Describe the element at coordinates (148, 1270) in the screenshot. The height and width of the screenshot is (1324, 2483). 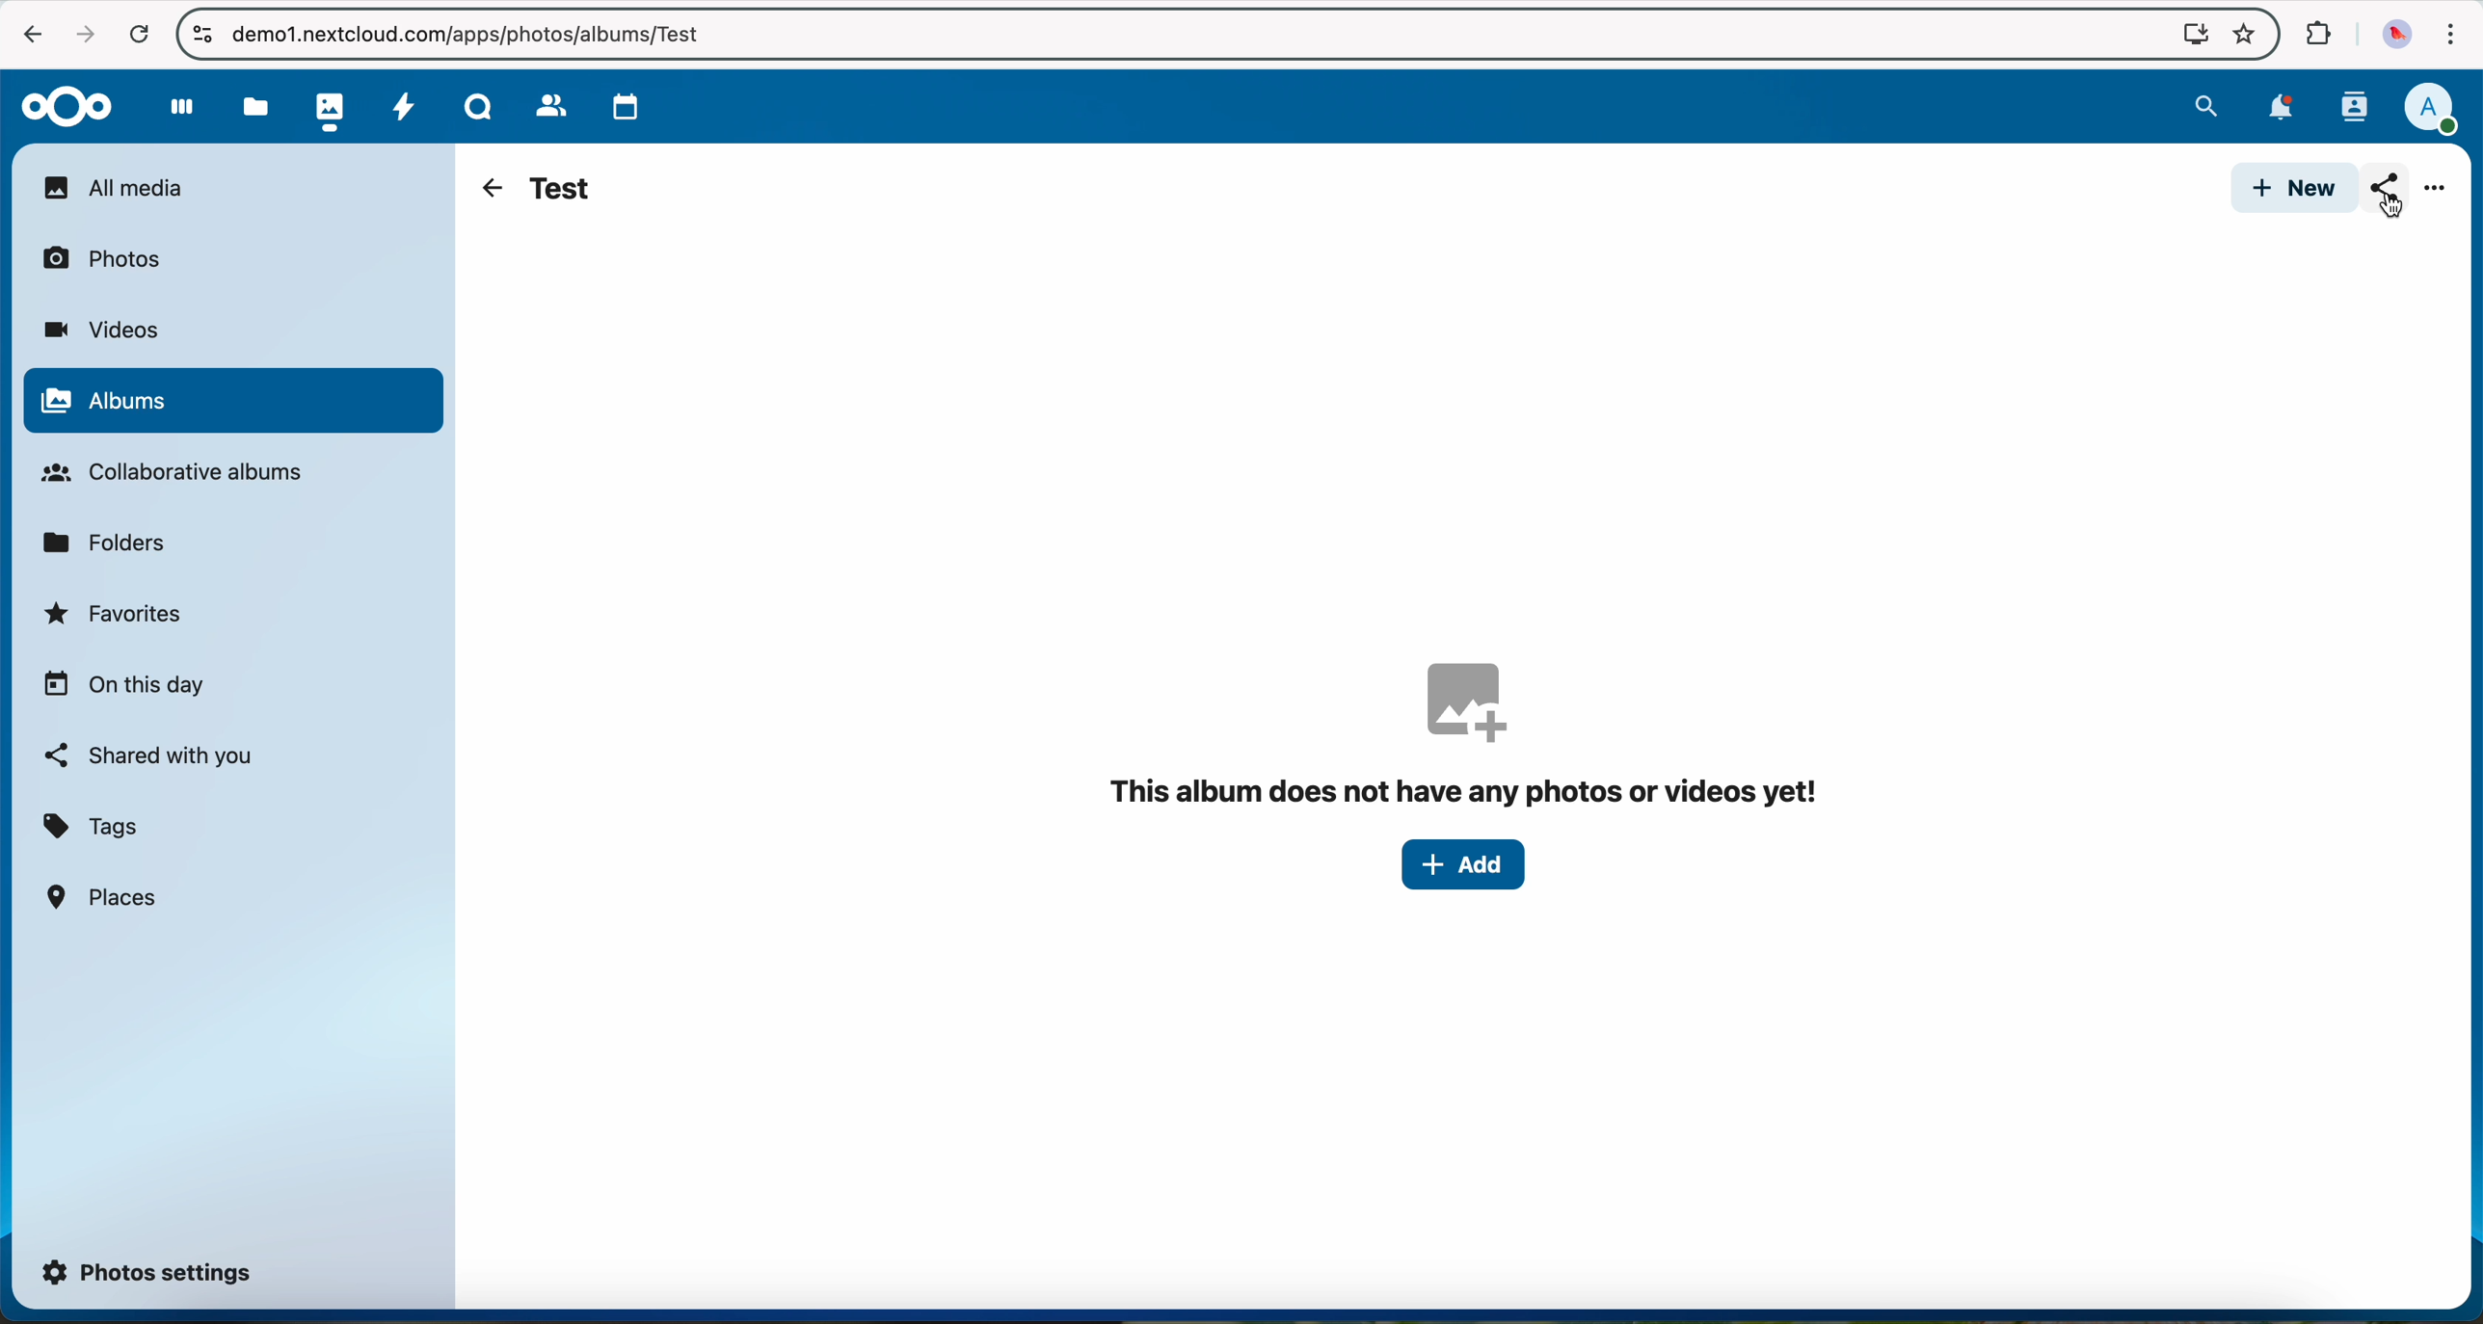
I see `photos settings` at that location.